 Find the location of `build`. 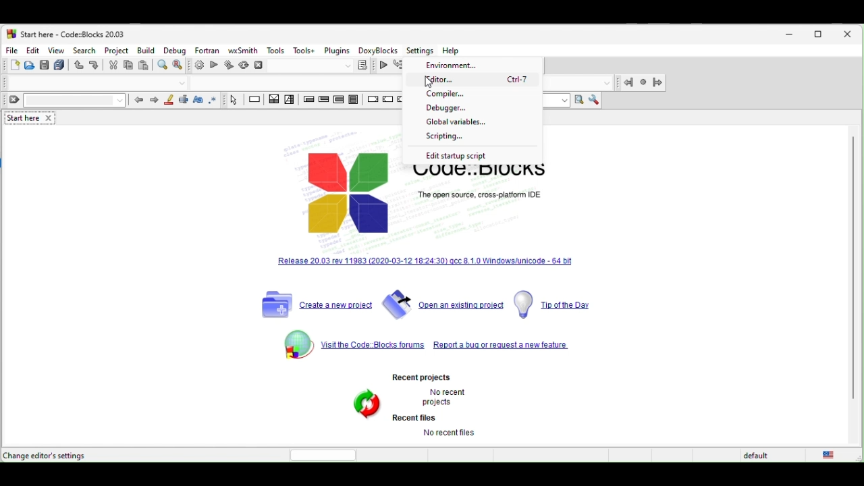

build is located at coordinates (147, 51).